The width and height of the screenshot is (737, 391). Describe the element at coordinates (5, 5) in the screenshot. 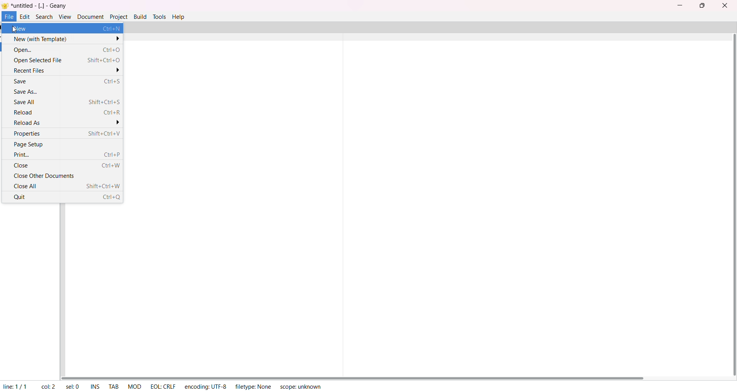

I see `Geany logo` at that location.